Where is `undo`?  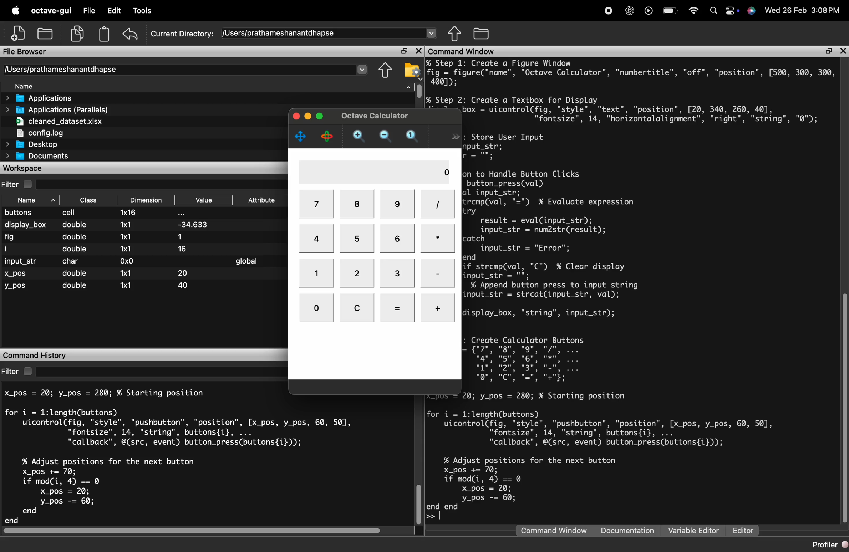 undo is located at coordinates (131, 34).